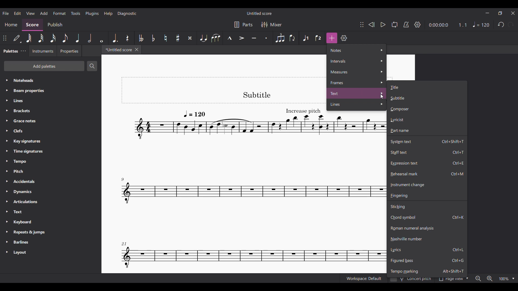  I want to click on Part name, so click(427, 131).